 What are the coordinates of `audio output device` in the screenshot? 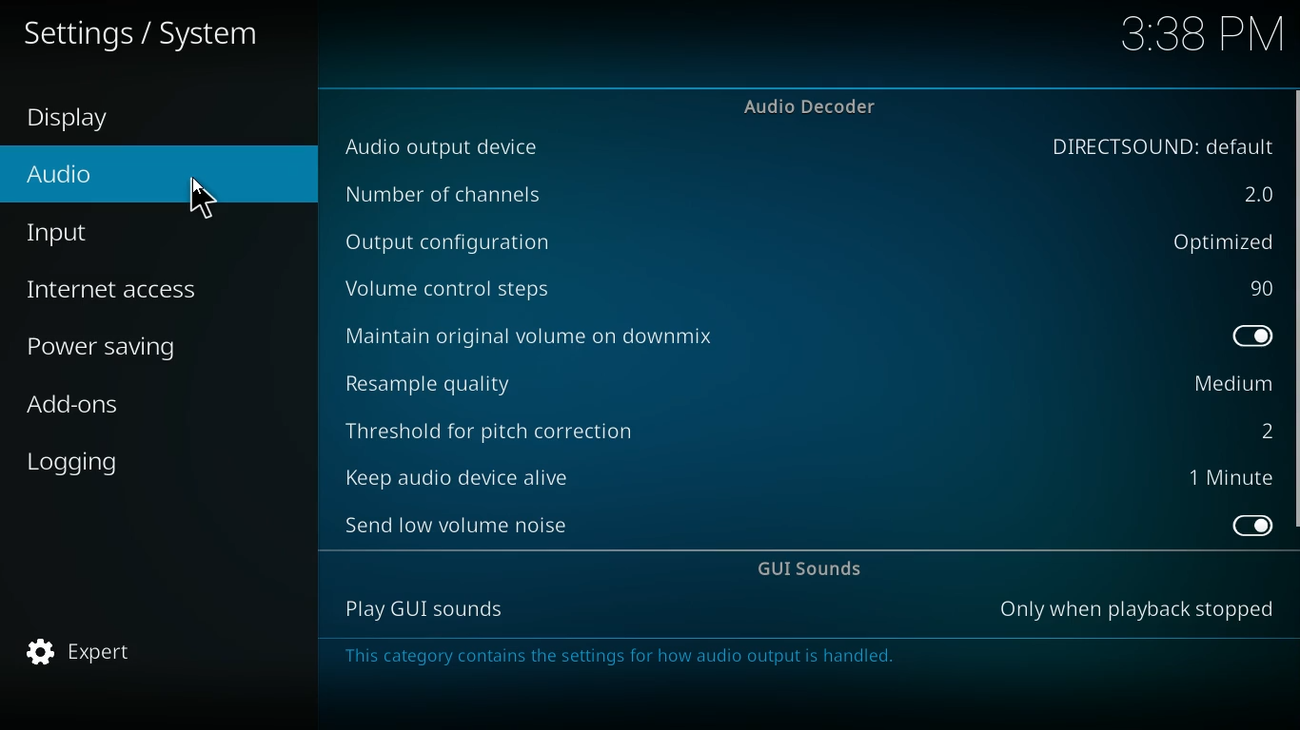 It's located at (442, 149).